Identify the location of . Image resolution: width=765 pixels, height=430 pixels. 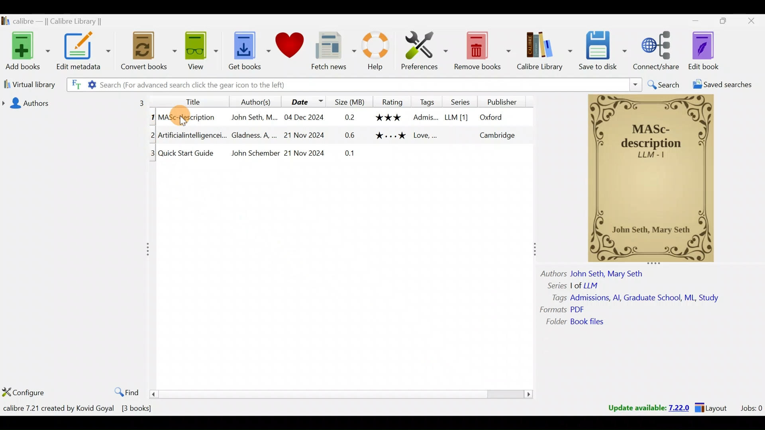
(497, 117).